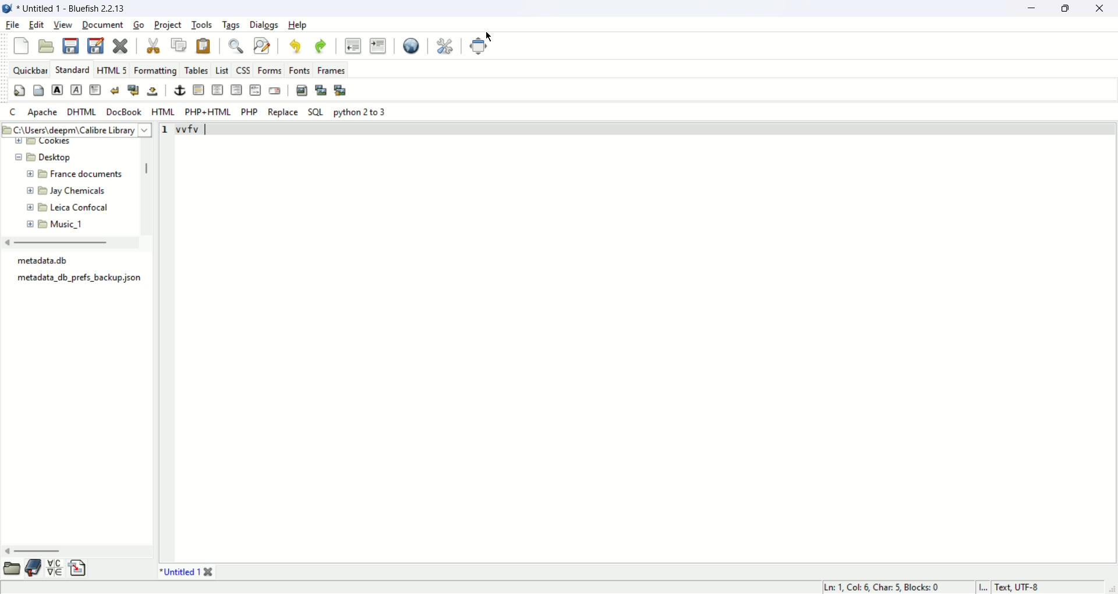 The height and width of the screenshot is (594, 1118). What do you see at coordinates (36, 551) in the screenshot?
I see `horizontal scroll bar` at bounding box center [36, 551].